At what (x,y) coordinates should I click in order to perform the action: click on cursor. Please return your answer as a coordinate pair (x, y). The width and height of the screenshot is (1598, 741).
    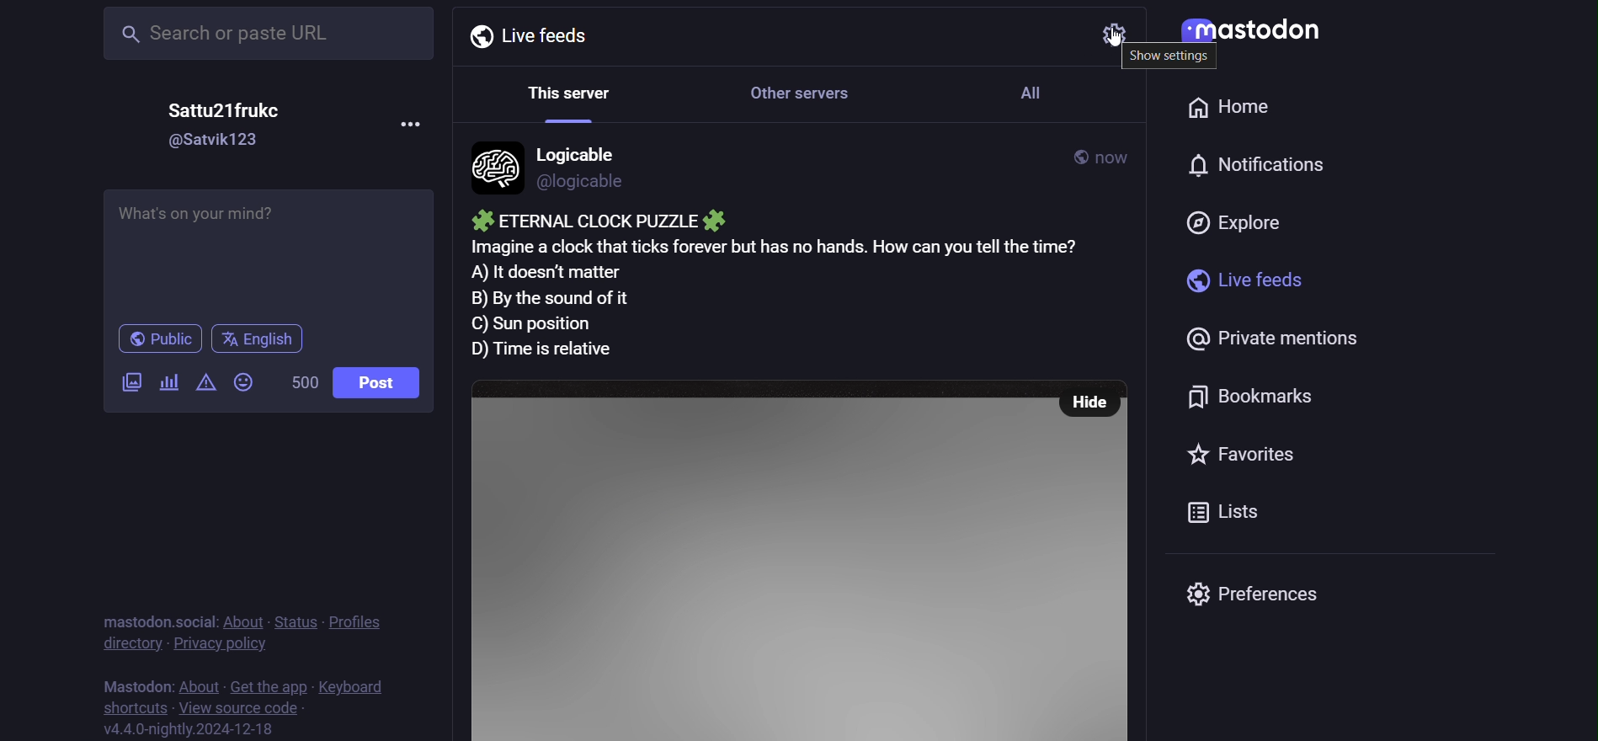
    Looking at the image, I should click on (1126, 45).